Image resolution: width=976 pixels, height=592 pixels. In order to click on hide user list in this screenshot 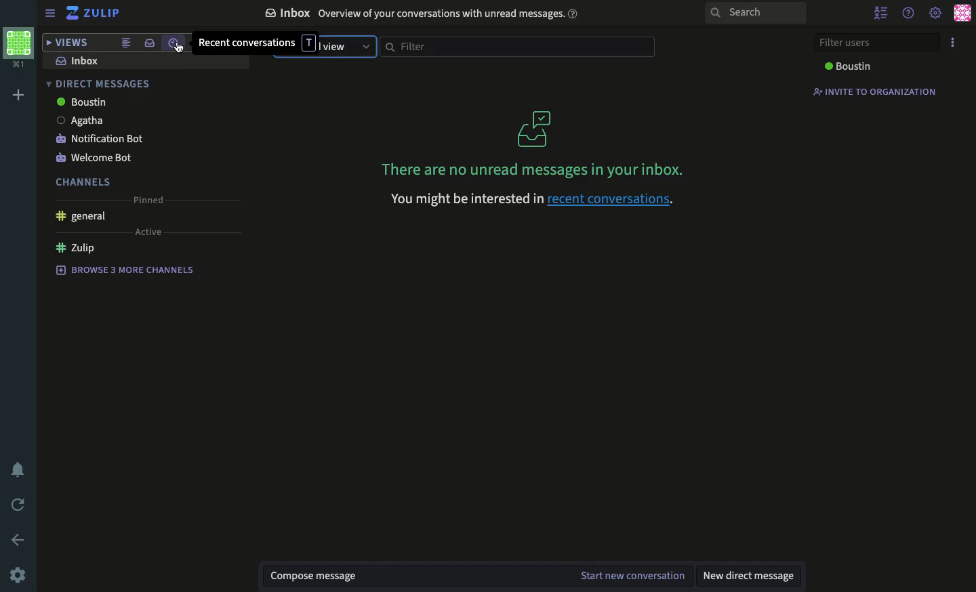, I will do `click(878, 12)`.